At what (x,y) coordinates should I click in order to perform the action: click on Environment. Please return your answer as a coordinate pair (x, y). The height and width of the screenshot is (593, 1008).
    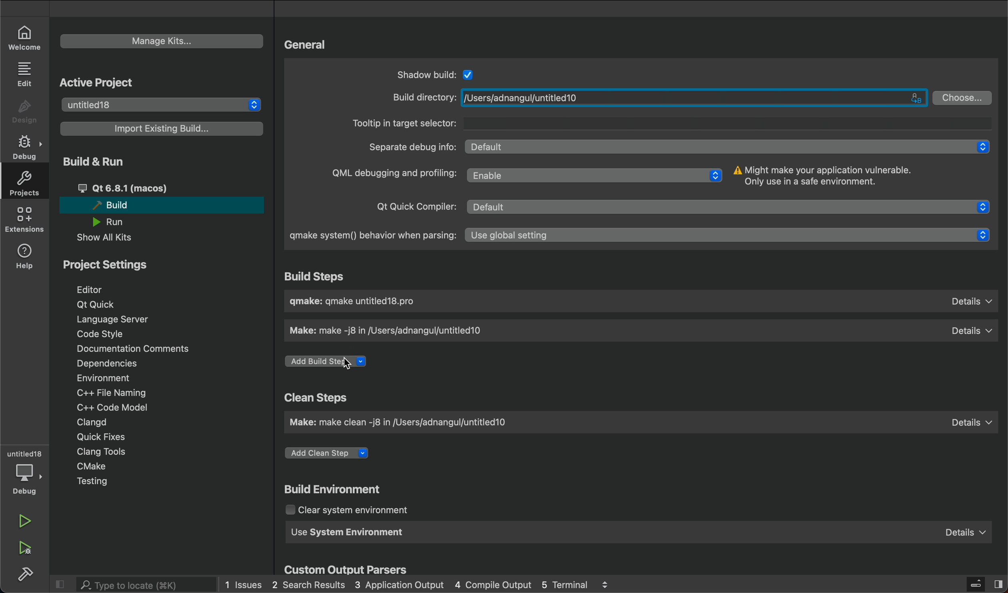
    Looking at the image, I should click on (104, 378).